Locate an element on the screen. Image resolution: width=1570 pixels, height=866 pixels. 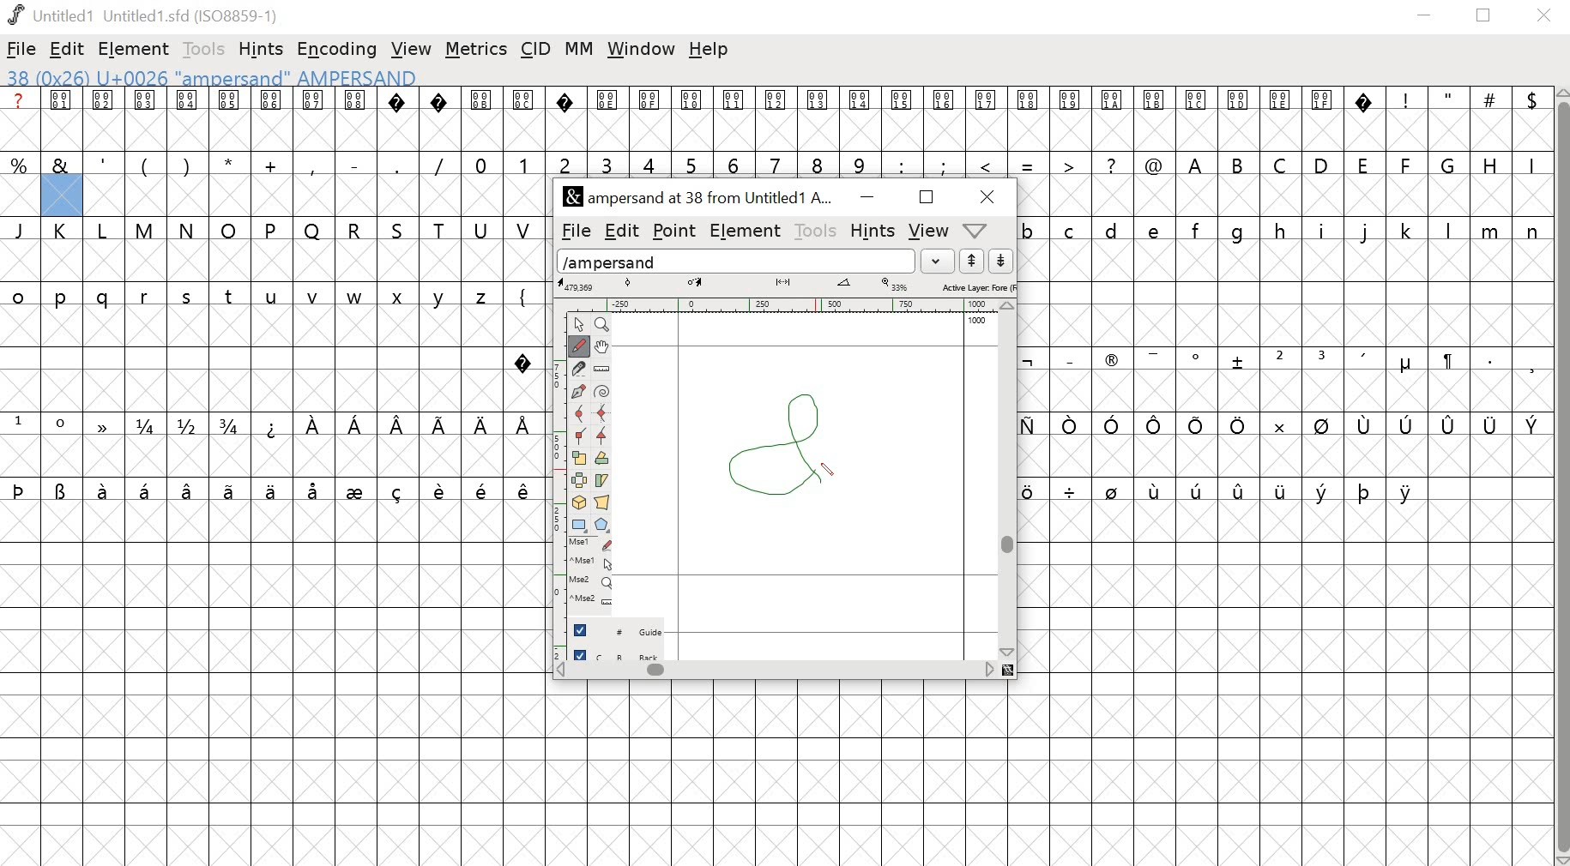
symbol is located at coordinates (62, 490).